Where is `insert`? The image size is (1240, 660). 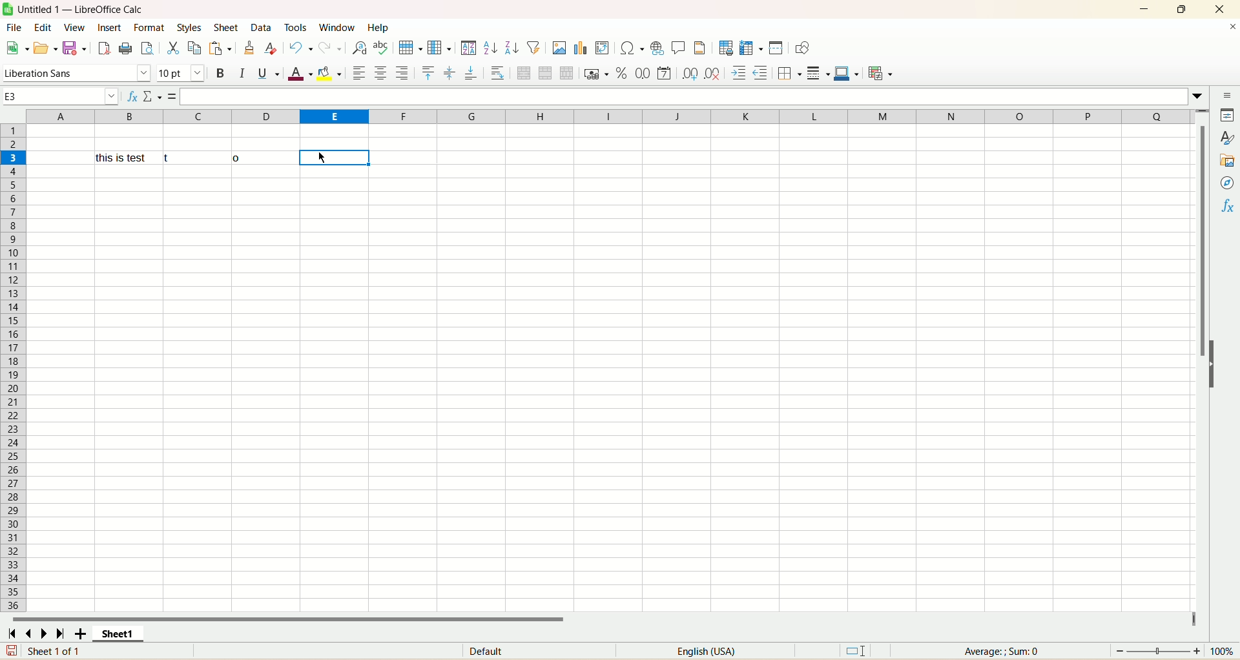
insert is located at coordinates (108, 27).